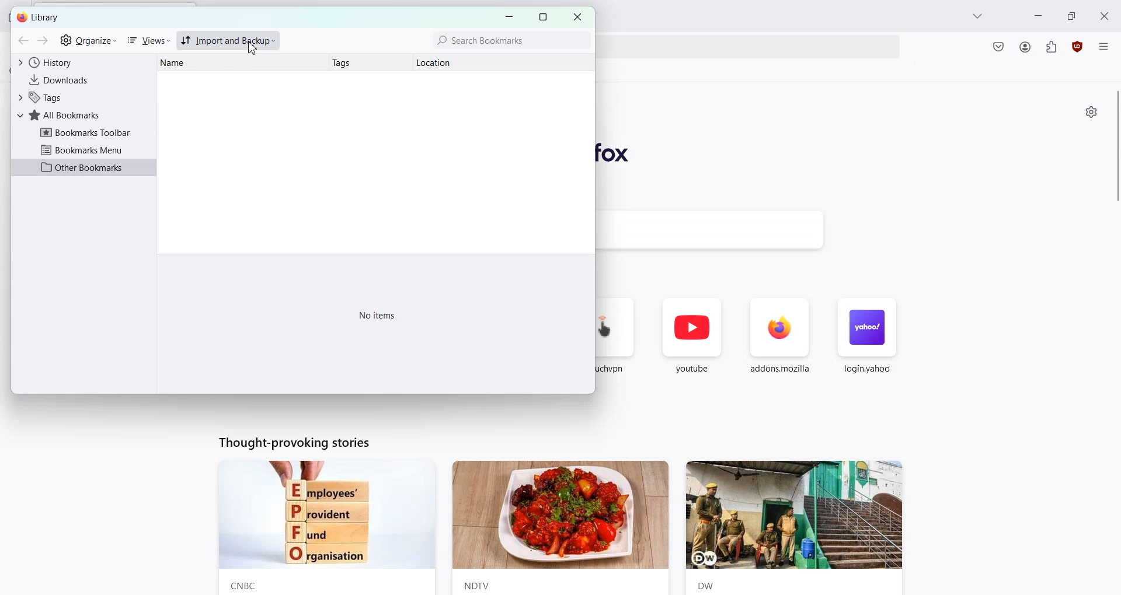  Describe the element at coordinates (979, 16) in the screenshot. I see `List all tab` at that location.